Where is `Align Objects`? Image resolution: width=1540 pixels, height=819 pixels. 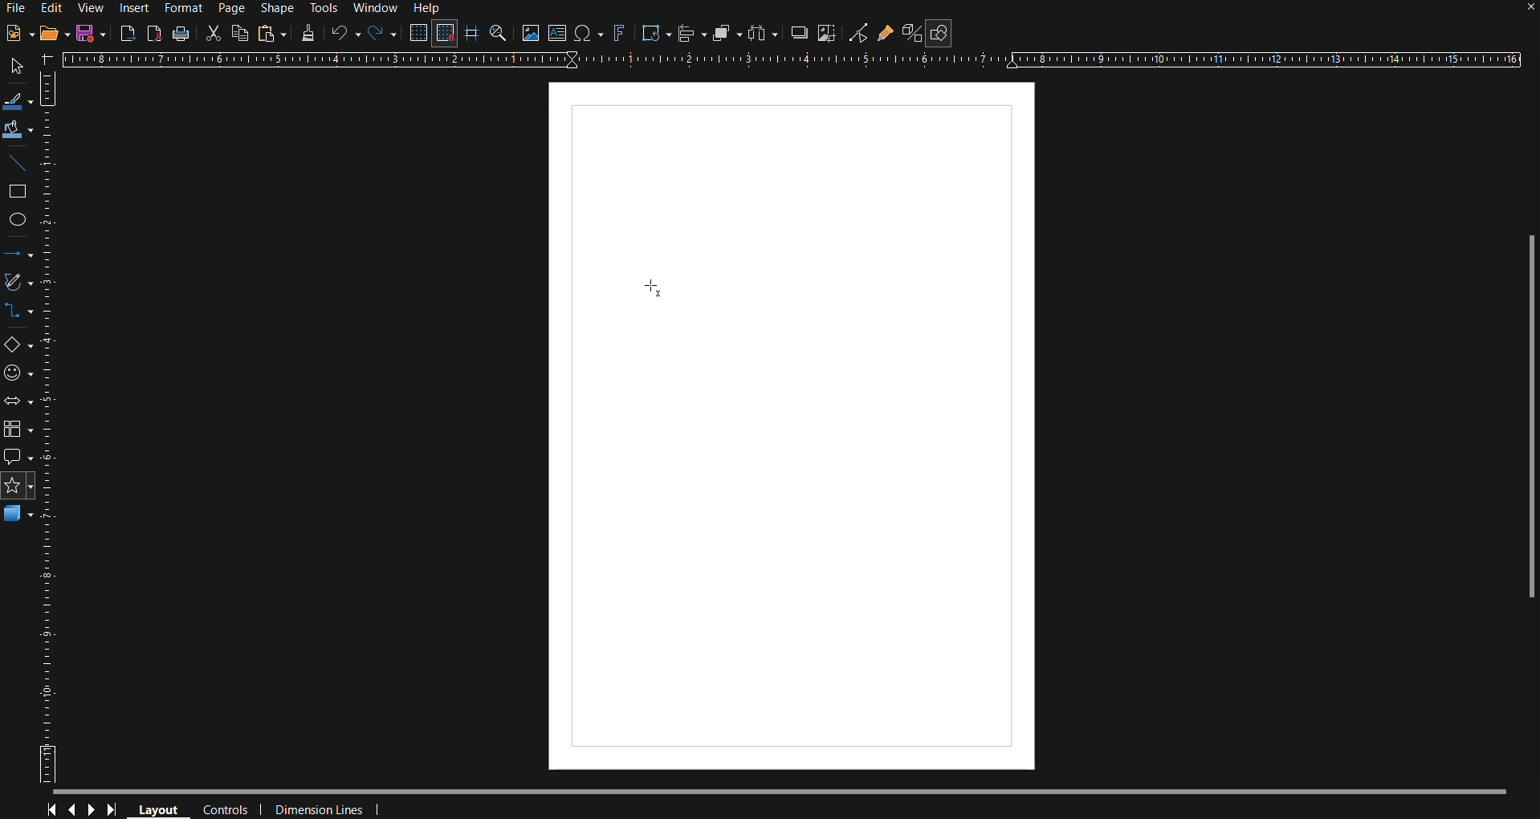
Align Objects is located at coordinates (688, 35).